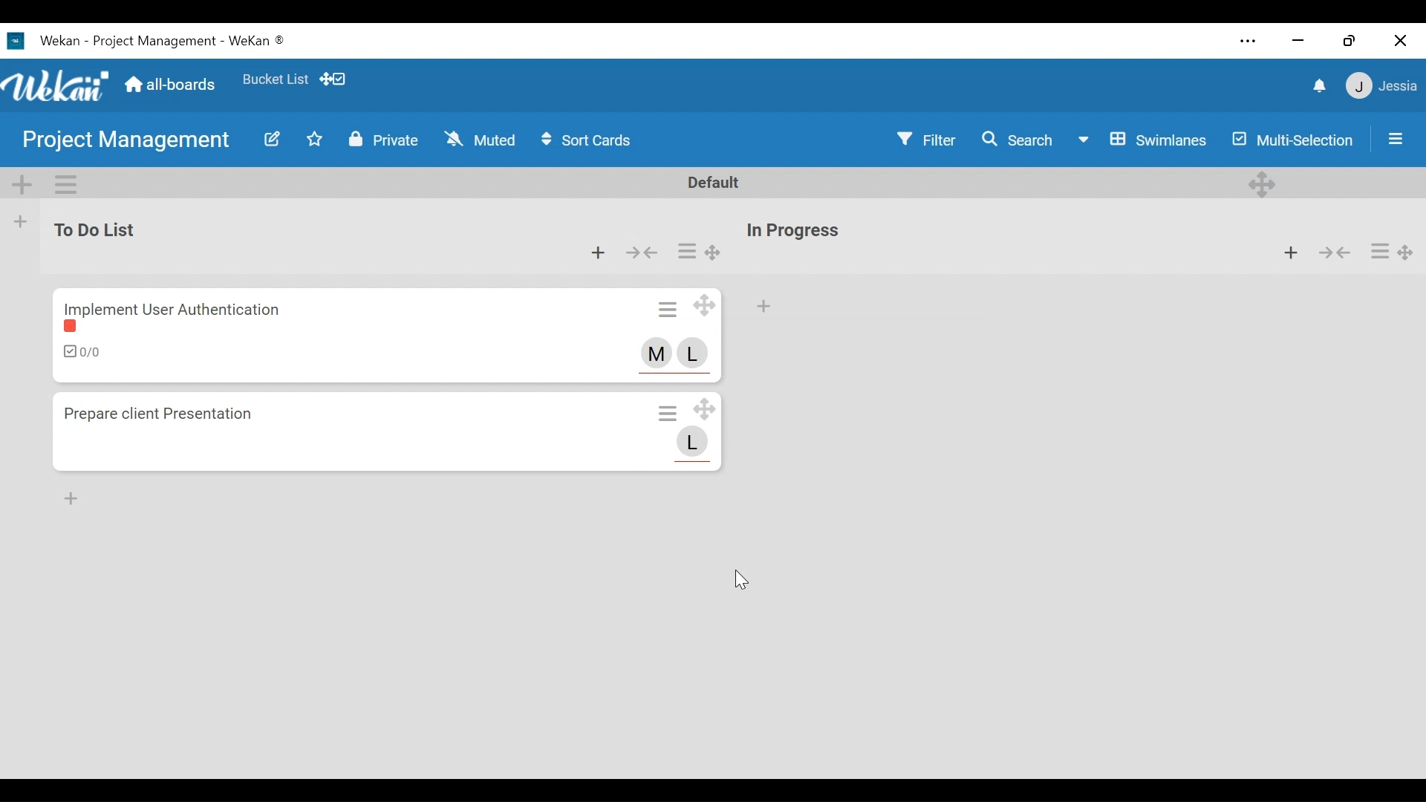 The width and height of the screenshot is (1426, 802). I want to click on Home (all-boards), so click(172, 85).